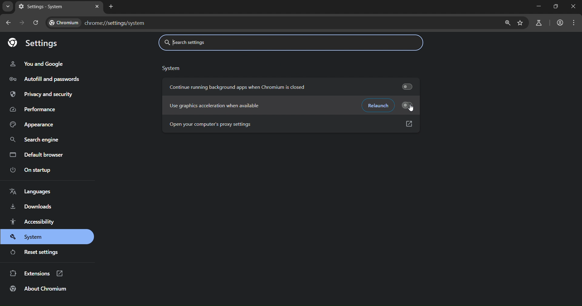  I want to click on languages, so click(30, 193).